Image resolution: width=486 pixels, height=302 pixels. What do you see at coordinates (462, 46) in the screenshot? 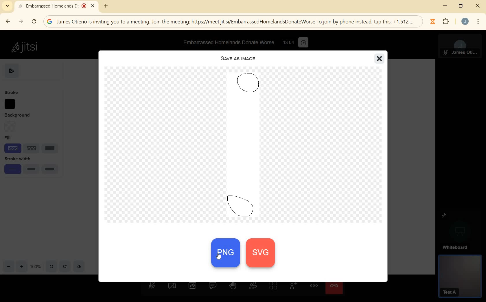
I see `MODERATOR PANEL VIEW` at bounding box center [462, 46].